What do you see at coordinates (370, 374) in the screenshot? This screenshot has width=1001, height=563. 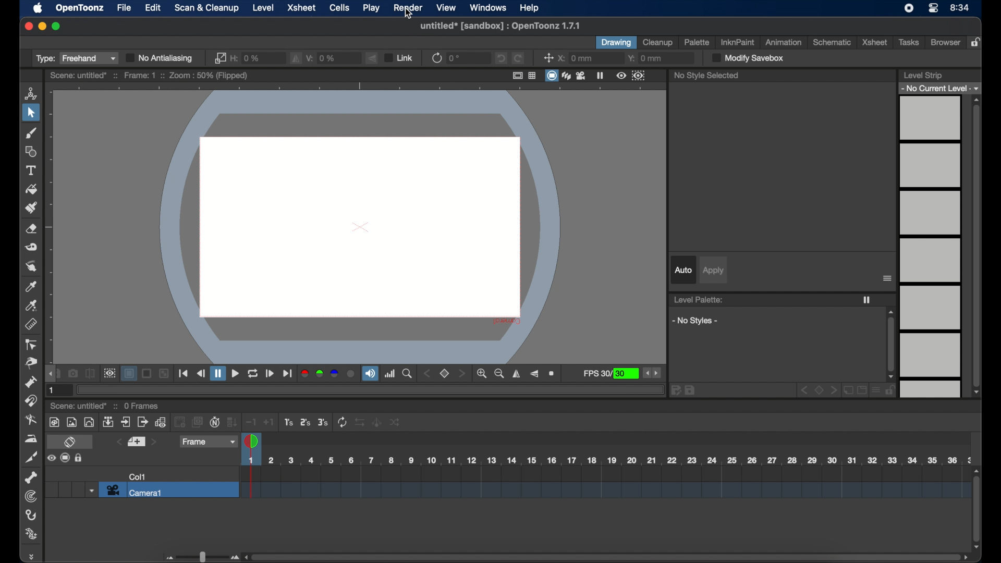 I see `soundtrack` at bounding box center [370, 374].